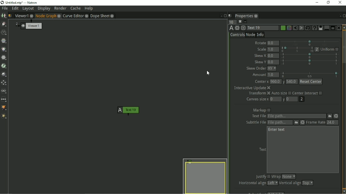 Image resolution: width=346 pixels, height=194 pixels. Describe the element at coordinates (263, 28) in the screenshot. I see `Text 1` at that location.